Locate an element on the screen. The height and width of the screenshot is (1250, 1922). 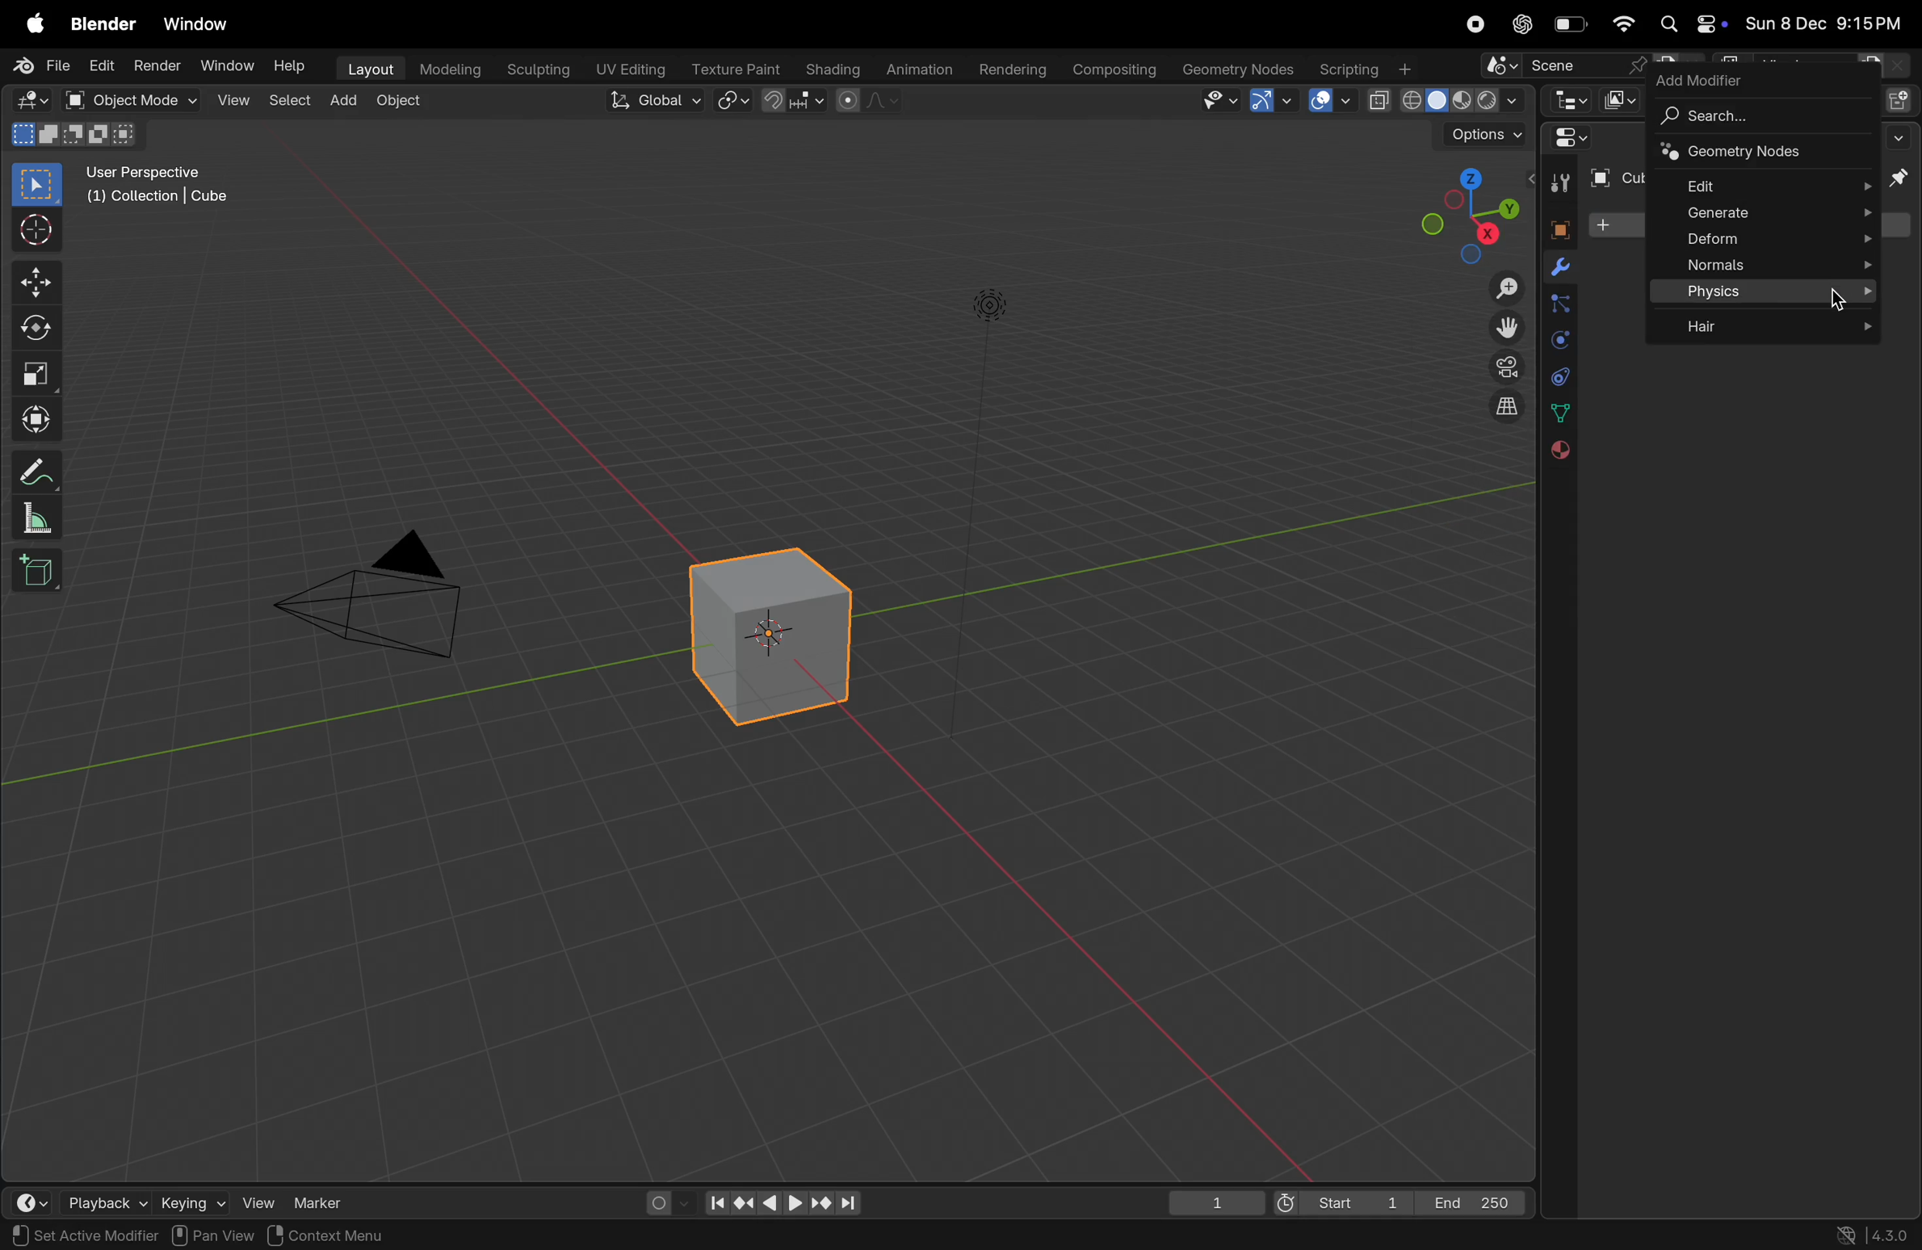
physics is located at coordinates (1765, 293).